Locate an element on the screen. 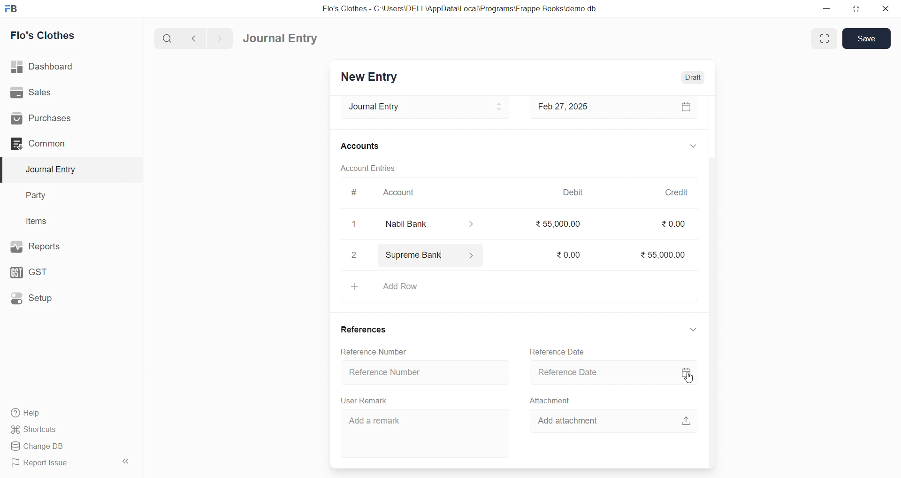  Debit is located at coordinates (573, 193).